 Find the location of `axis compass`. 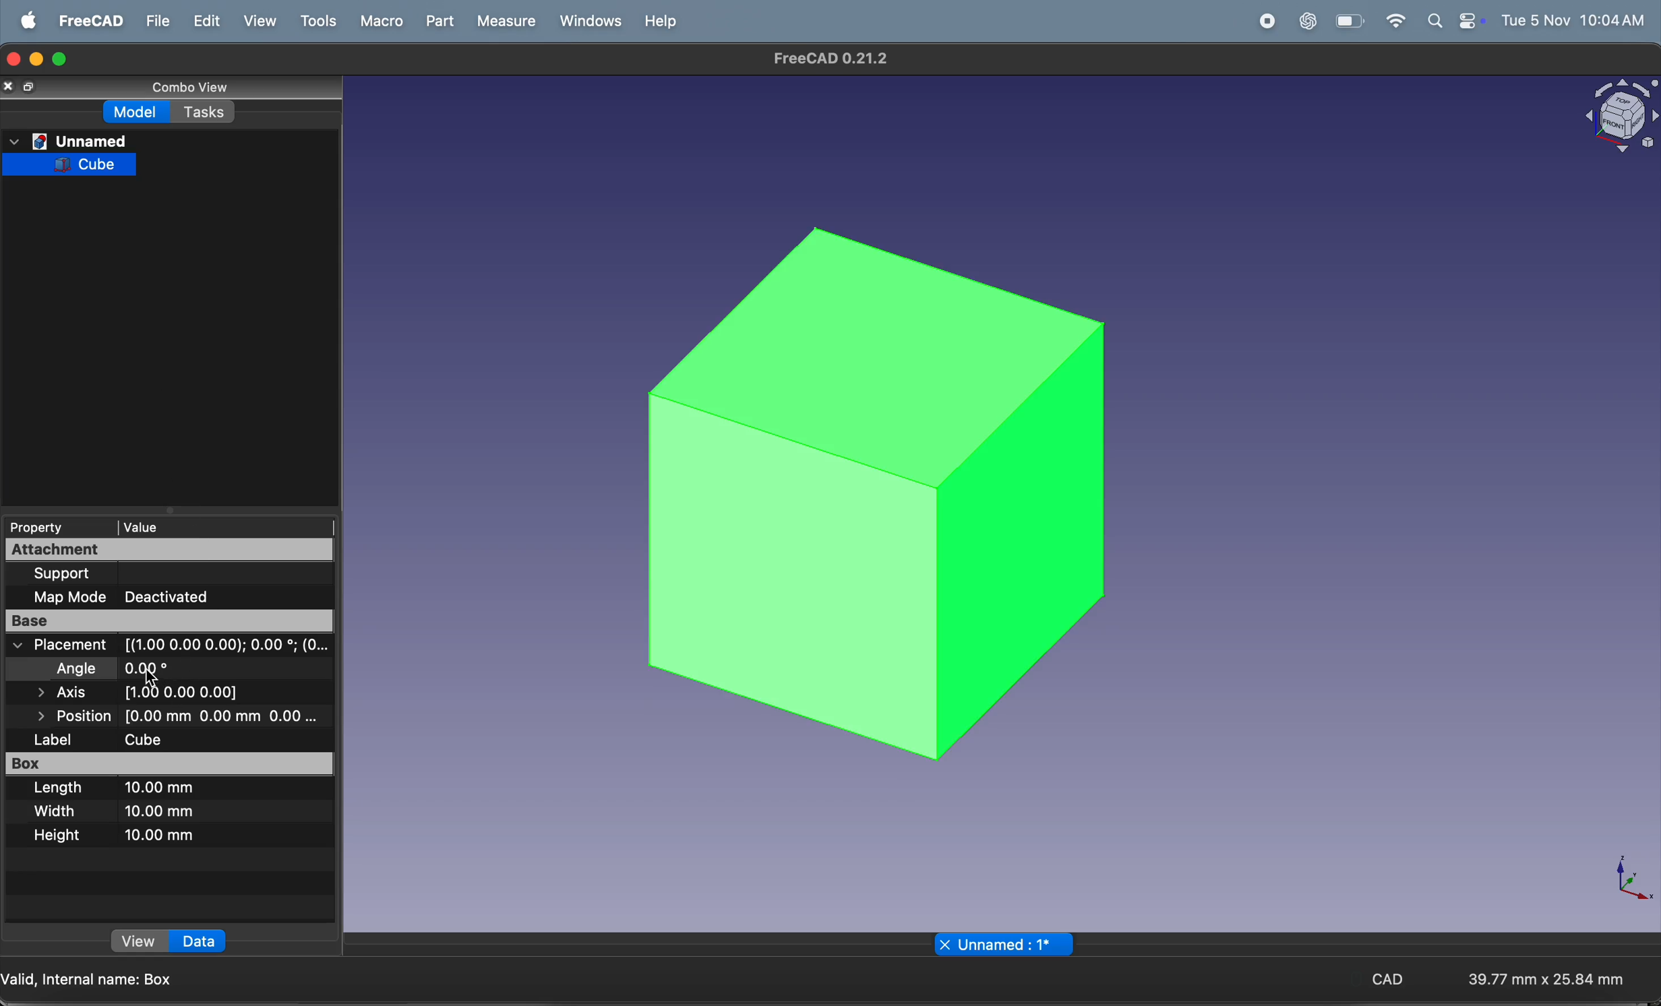

axis compass is located at coordinates (1634, 880).